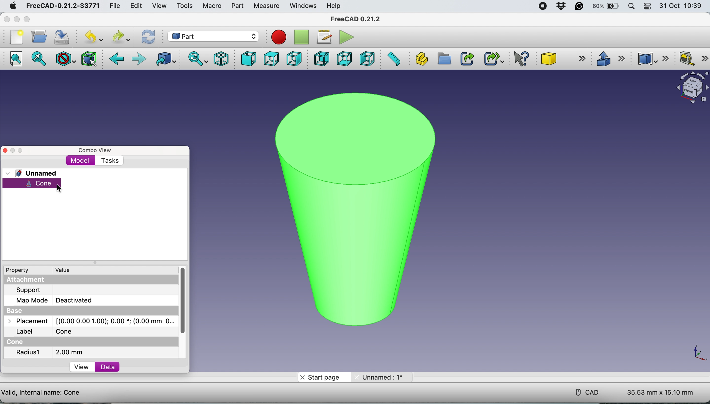  Describe the element at coordinates (159, 5) in the screenshot. I see `view` at that location.